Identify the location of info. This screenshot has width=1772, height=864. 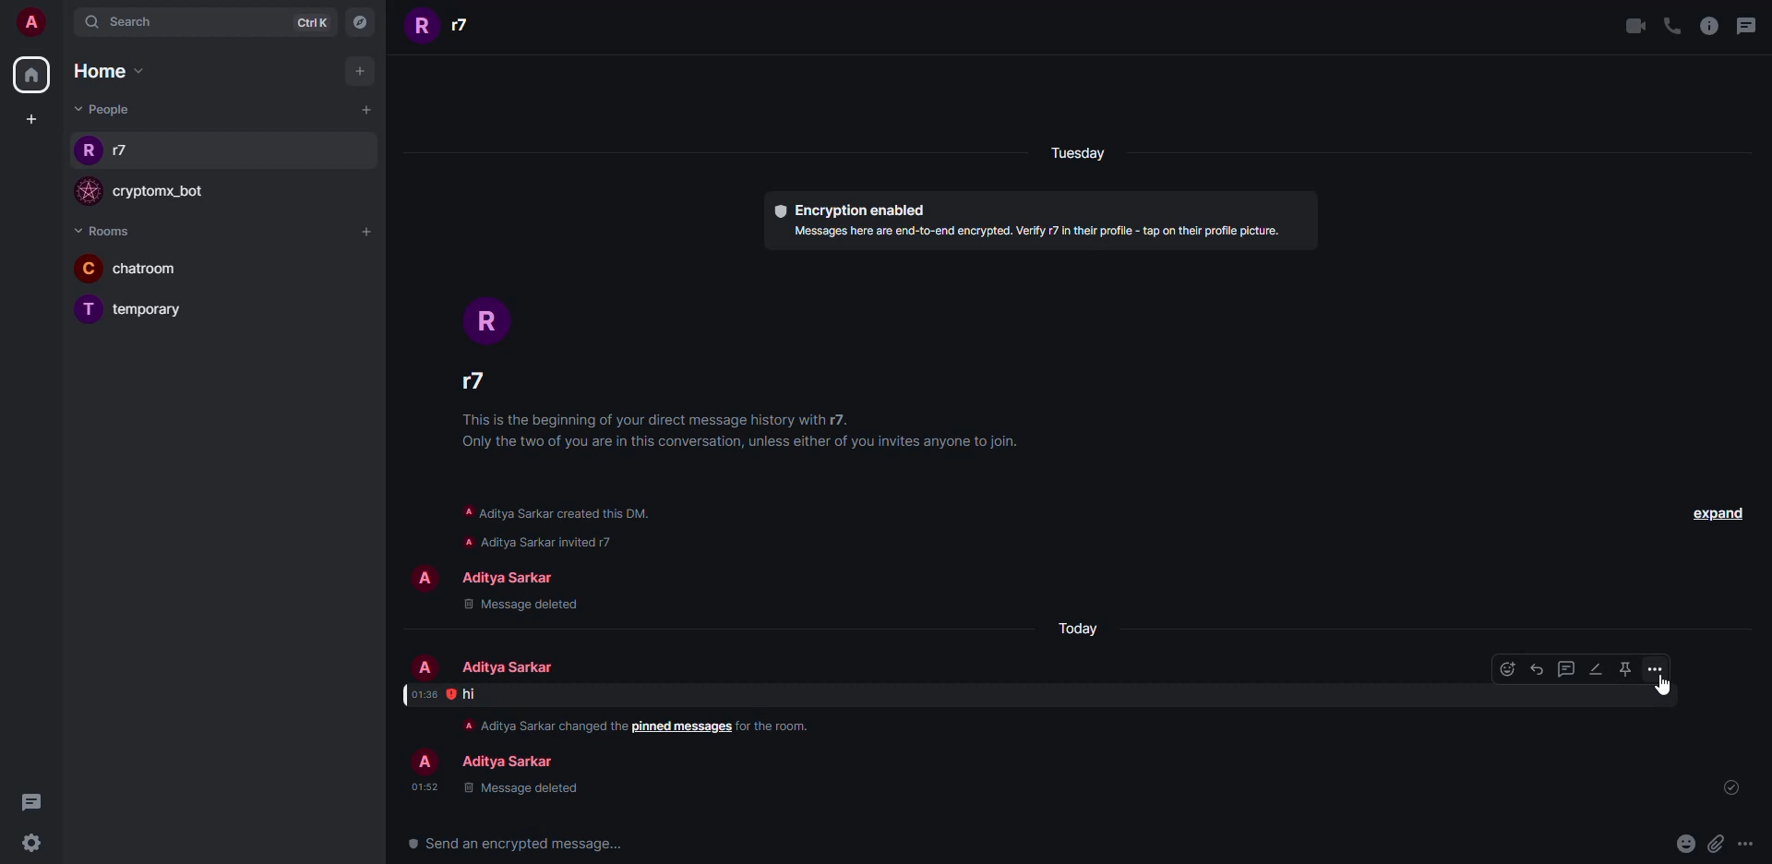
(777, 726).